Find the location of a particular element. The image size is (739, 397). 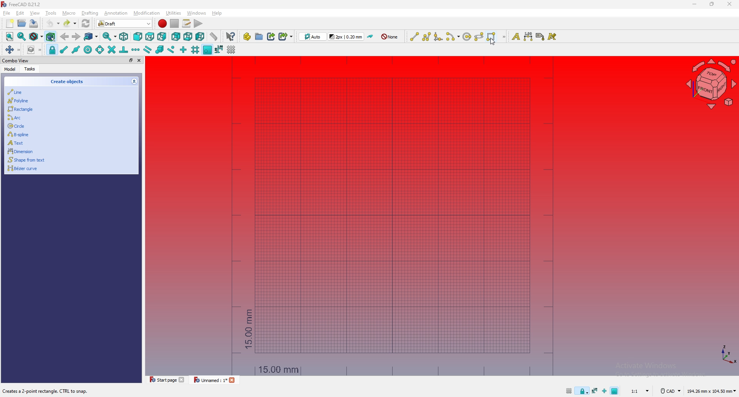

polyline is located at coordinates (68, 101).